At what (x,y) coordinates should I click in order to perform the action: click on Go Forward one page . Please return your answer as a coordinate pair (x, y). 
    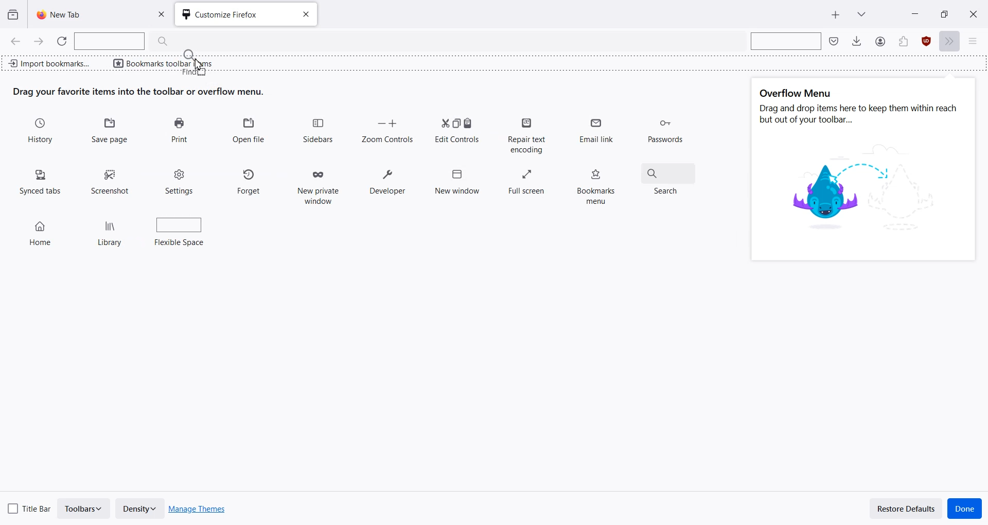
    Looking at the image, I should click on (40, 41).